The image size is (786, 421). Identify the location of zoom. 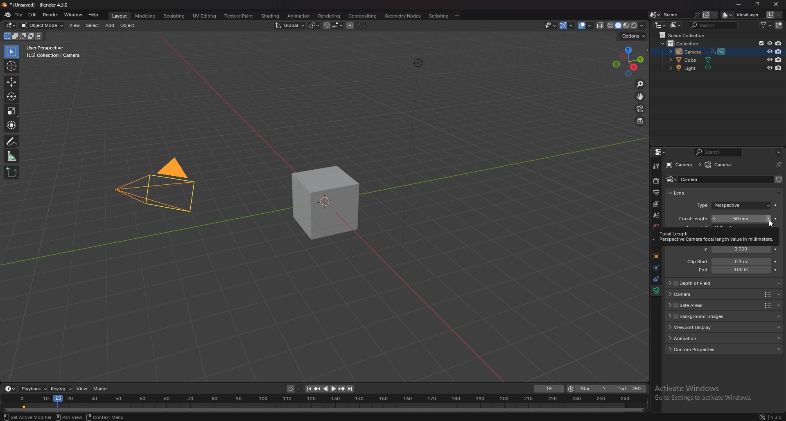
(639, 84).